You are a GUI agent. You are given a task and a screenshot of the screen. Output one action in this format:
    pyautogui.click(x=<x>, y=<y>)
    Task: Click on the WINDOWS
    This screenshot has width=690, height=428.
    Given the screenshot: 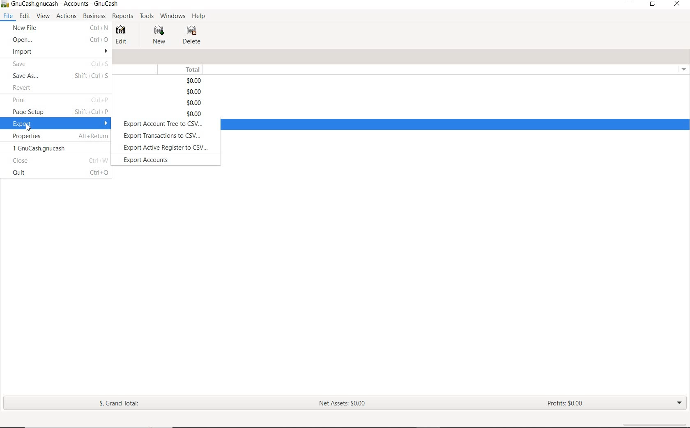 What is the action you would take?
    pyautogui.click(x=172, y=16)
    